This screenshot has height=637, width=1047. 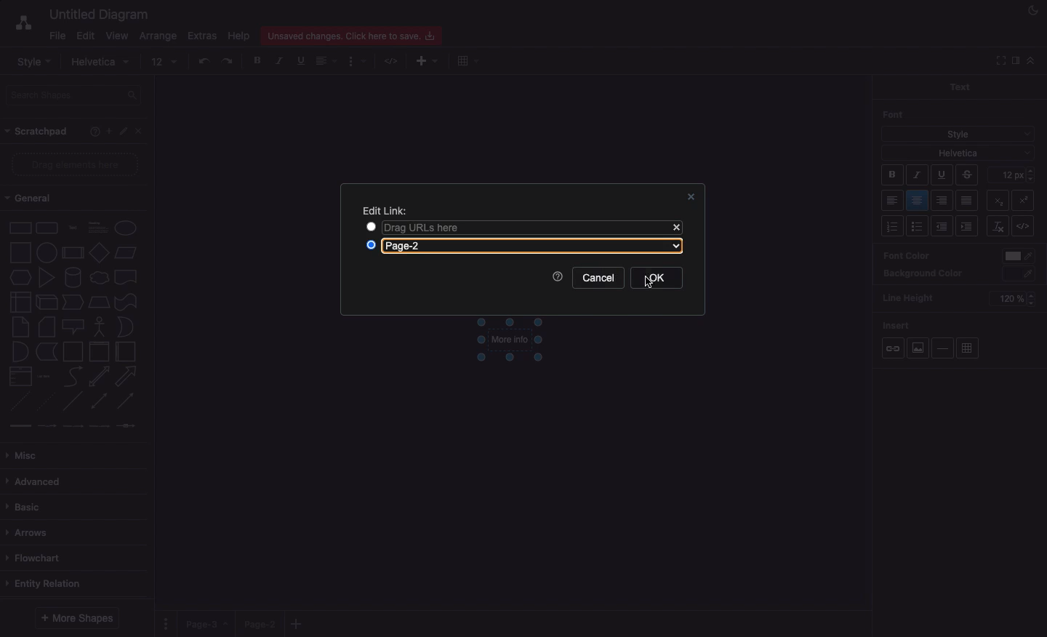 I want to click on color, so click(x=1020, y=274).